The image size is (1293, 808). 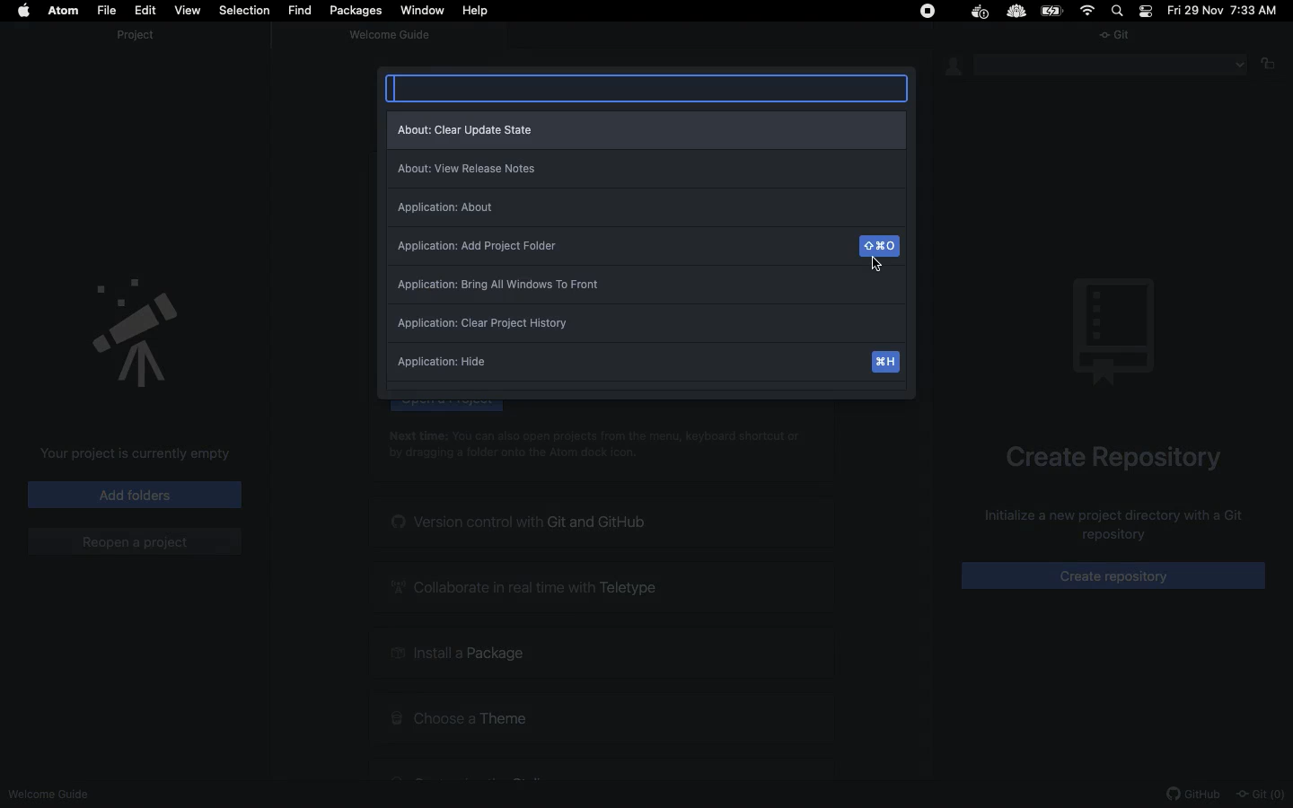 What do you see at coordinates (143, 11) in the screenshot?
I see `Edit` at bounding box center [143, 11].